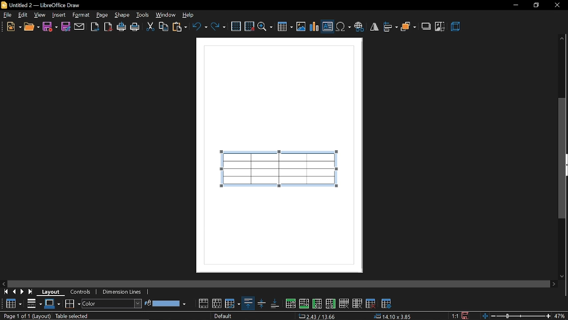 This screenshot has height=320, width=568. Describe the element at coordinates (170, 303) in the screenshot. I see `fill color` at that location.